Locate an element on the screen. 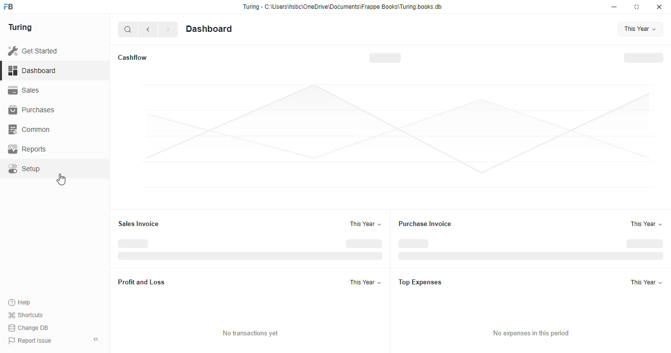 This screenshot has width=671, height=353. help is located at coordinates (20, 303).